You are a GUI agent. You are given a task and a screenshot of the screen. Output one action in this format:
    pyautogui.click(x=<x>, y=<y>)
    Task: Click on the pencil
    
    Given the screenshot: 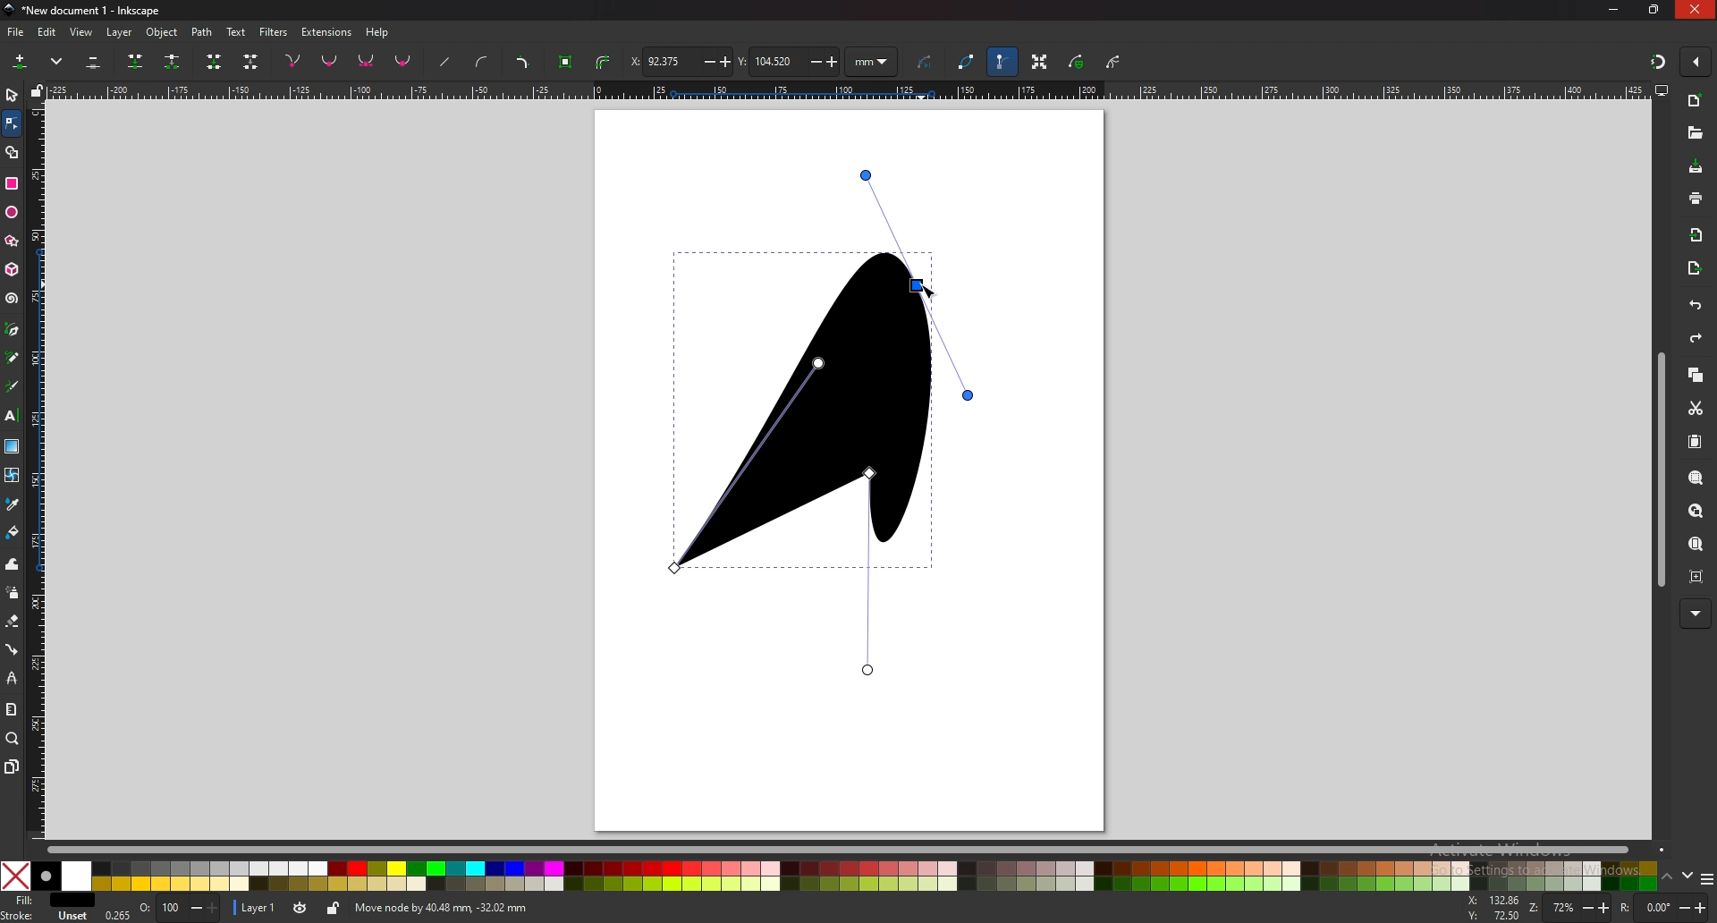 What is the action you would take?
    pyautogui.click(x=14, y=358)
    